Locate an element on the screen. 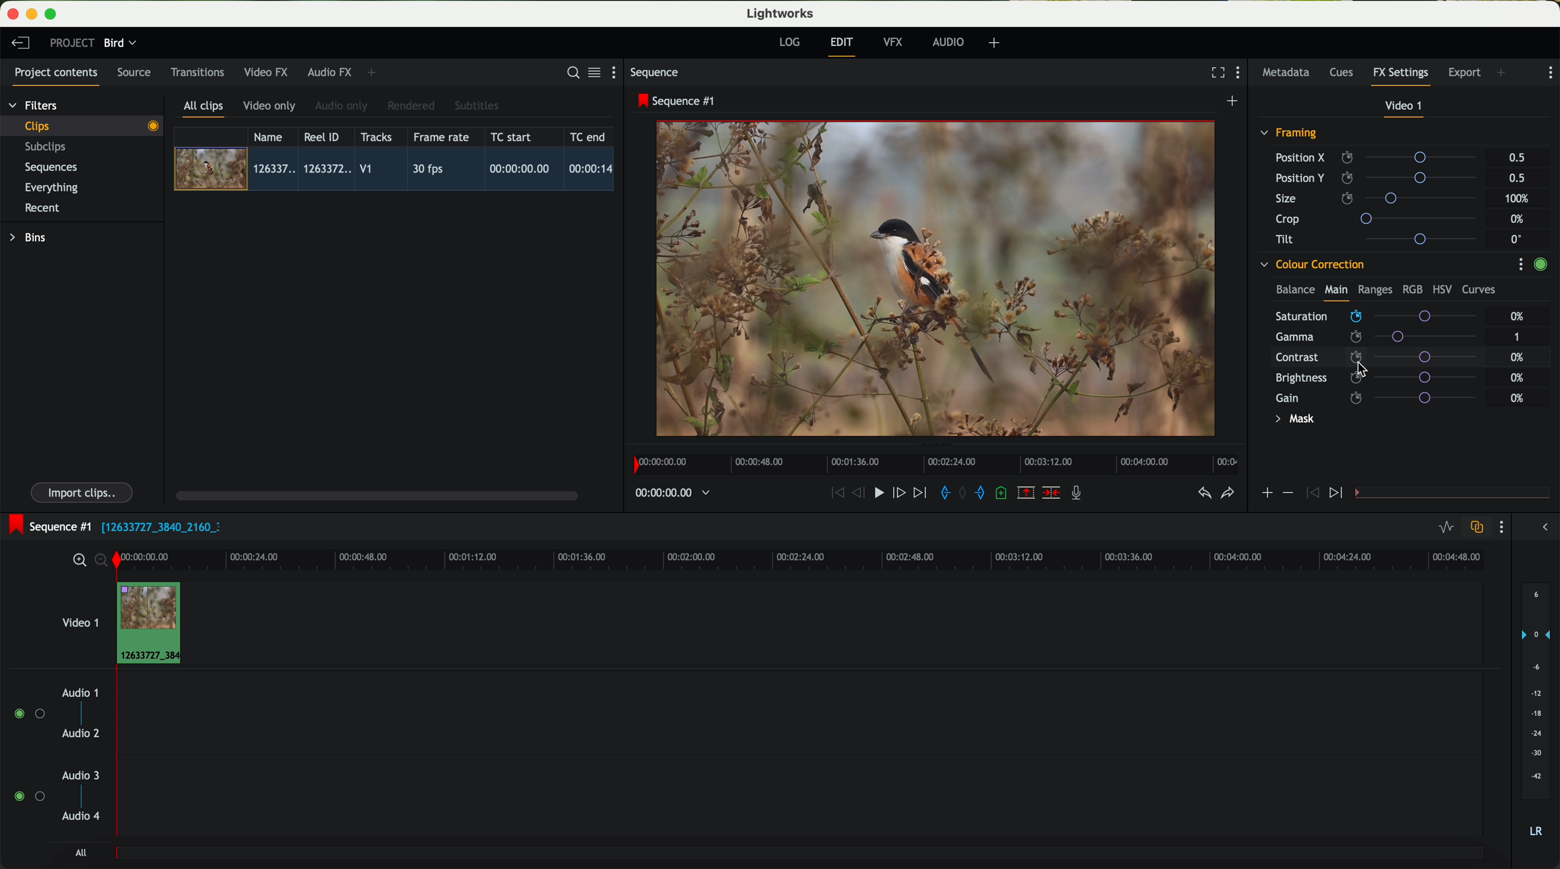  timeline is located at coordinates (833, 558).